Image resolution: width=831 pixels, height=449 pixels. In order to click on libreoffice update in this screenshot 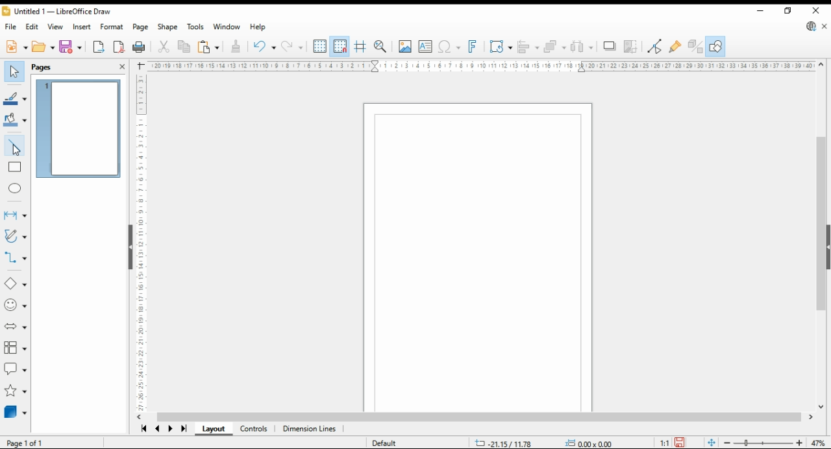, I will do `click(810, 27)`.